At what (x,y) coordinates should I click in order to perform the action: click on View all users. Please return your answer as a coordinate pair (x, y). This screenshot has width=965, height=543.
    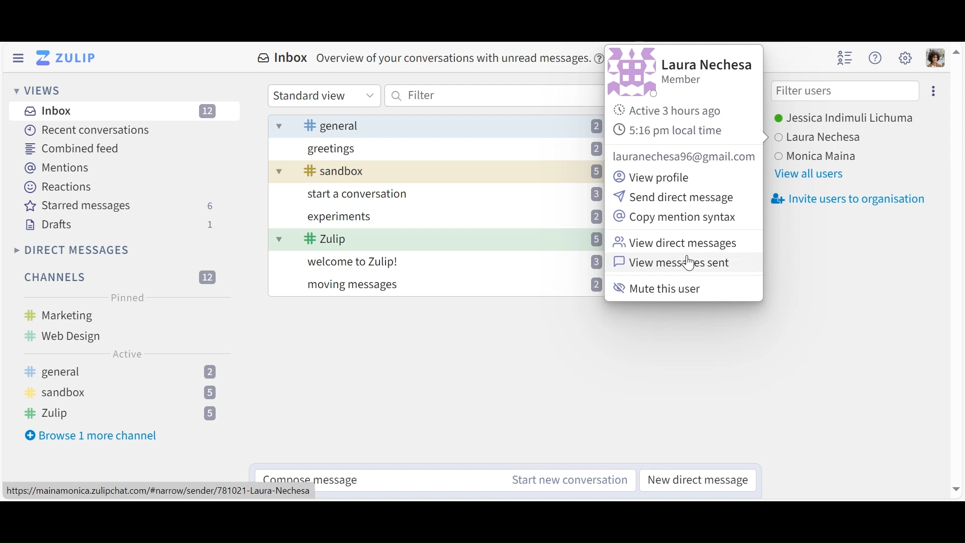
    Looking at the image, I should click on (809, 174).